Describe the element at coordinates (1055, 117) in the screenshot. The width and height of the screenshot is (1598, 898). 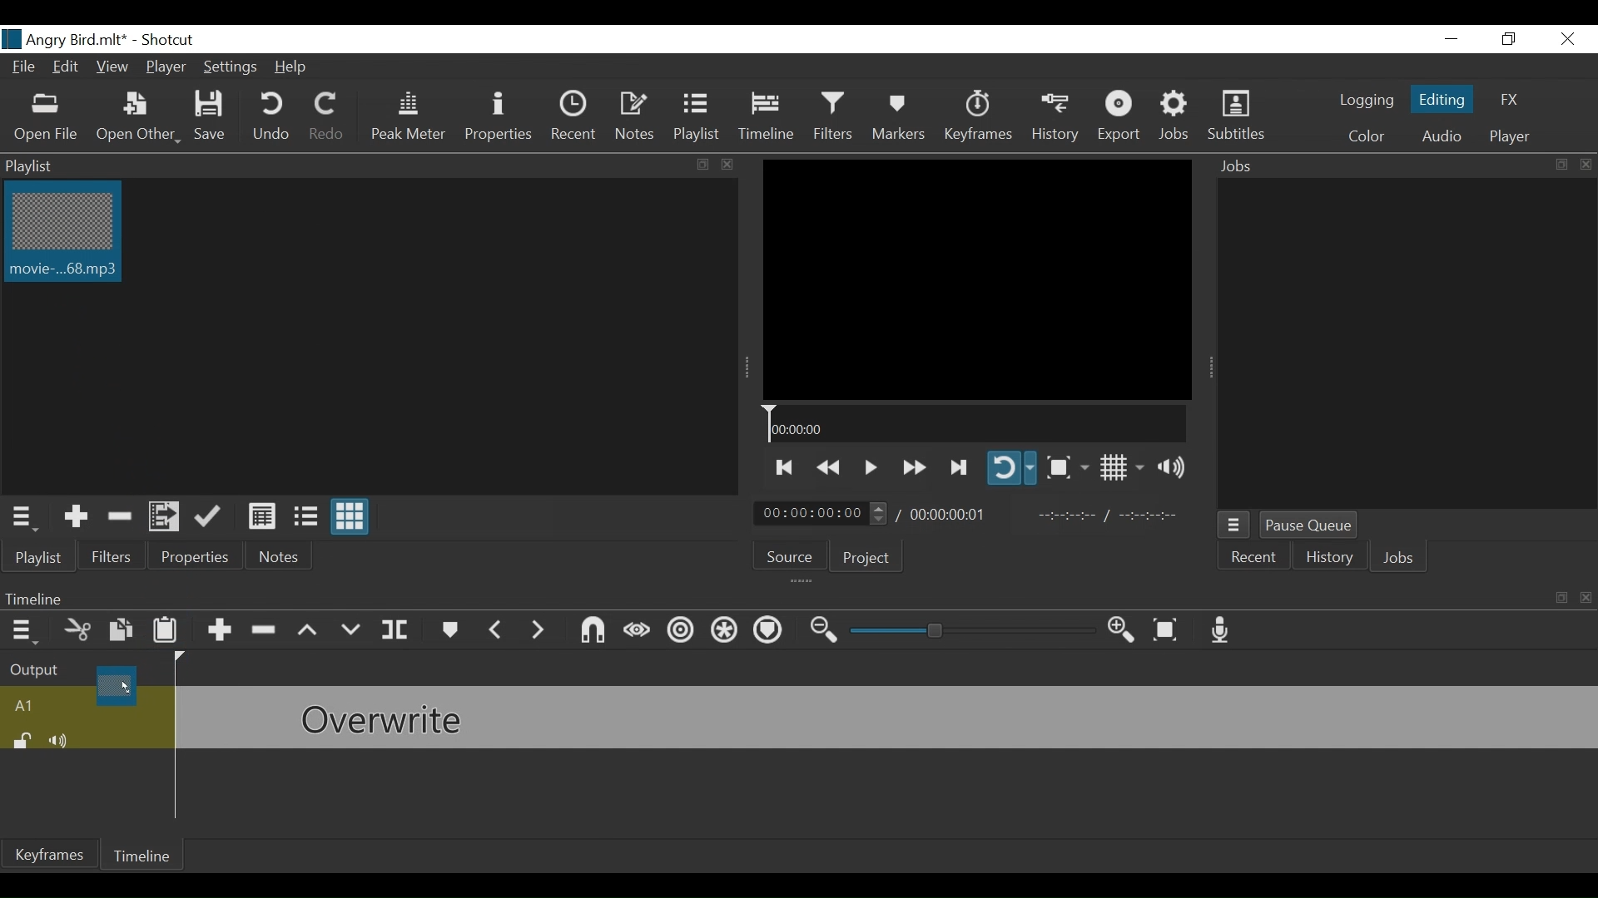
I see `History` at that location.